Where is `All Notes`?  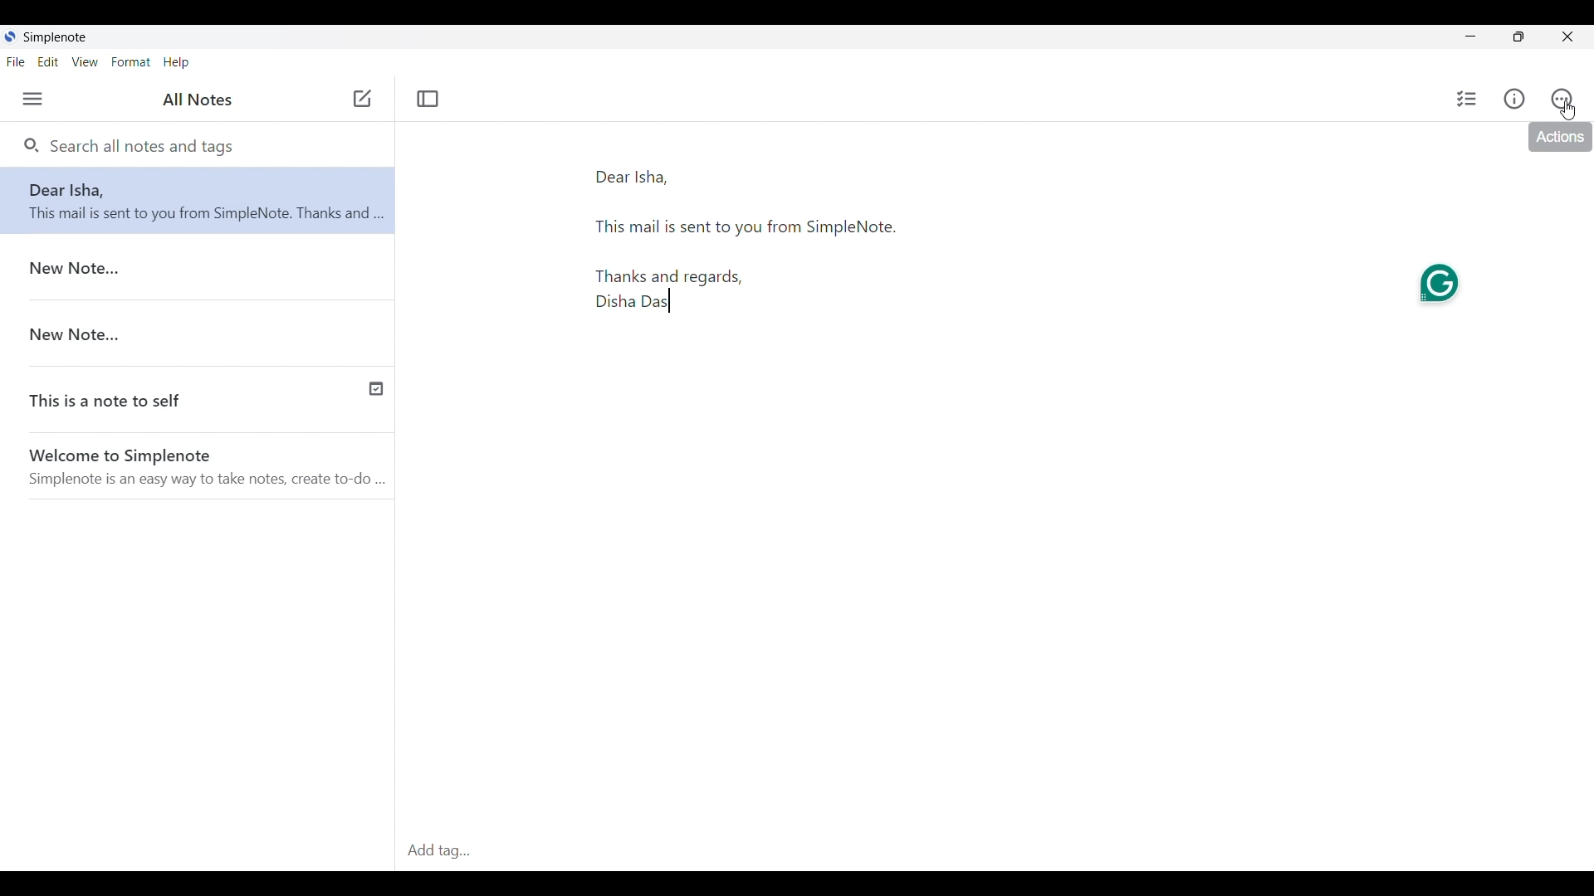
All Notes is located at coordinates (195, 100).